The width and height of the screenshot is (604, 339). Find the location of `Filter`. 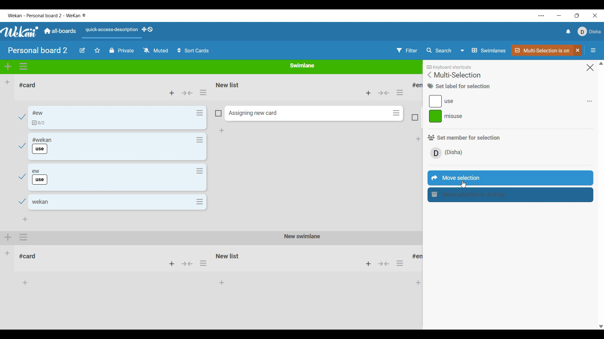

Filter is located at coordinates (410, 50).